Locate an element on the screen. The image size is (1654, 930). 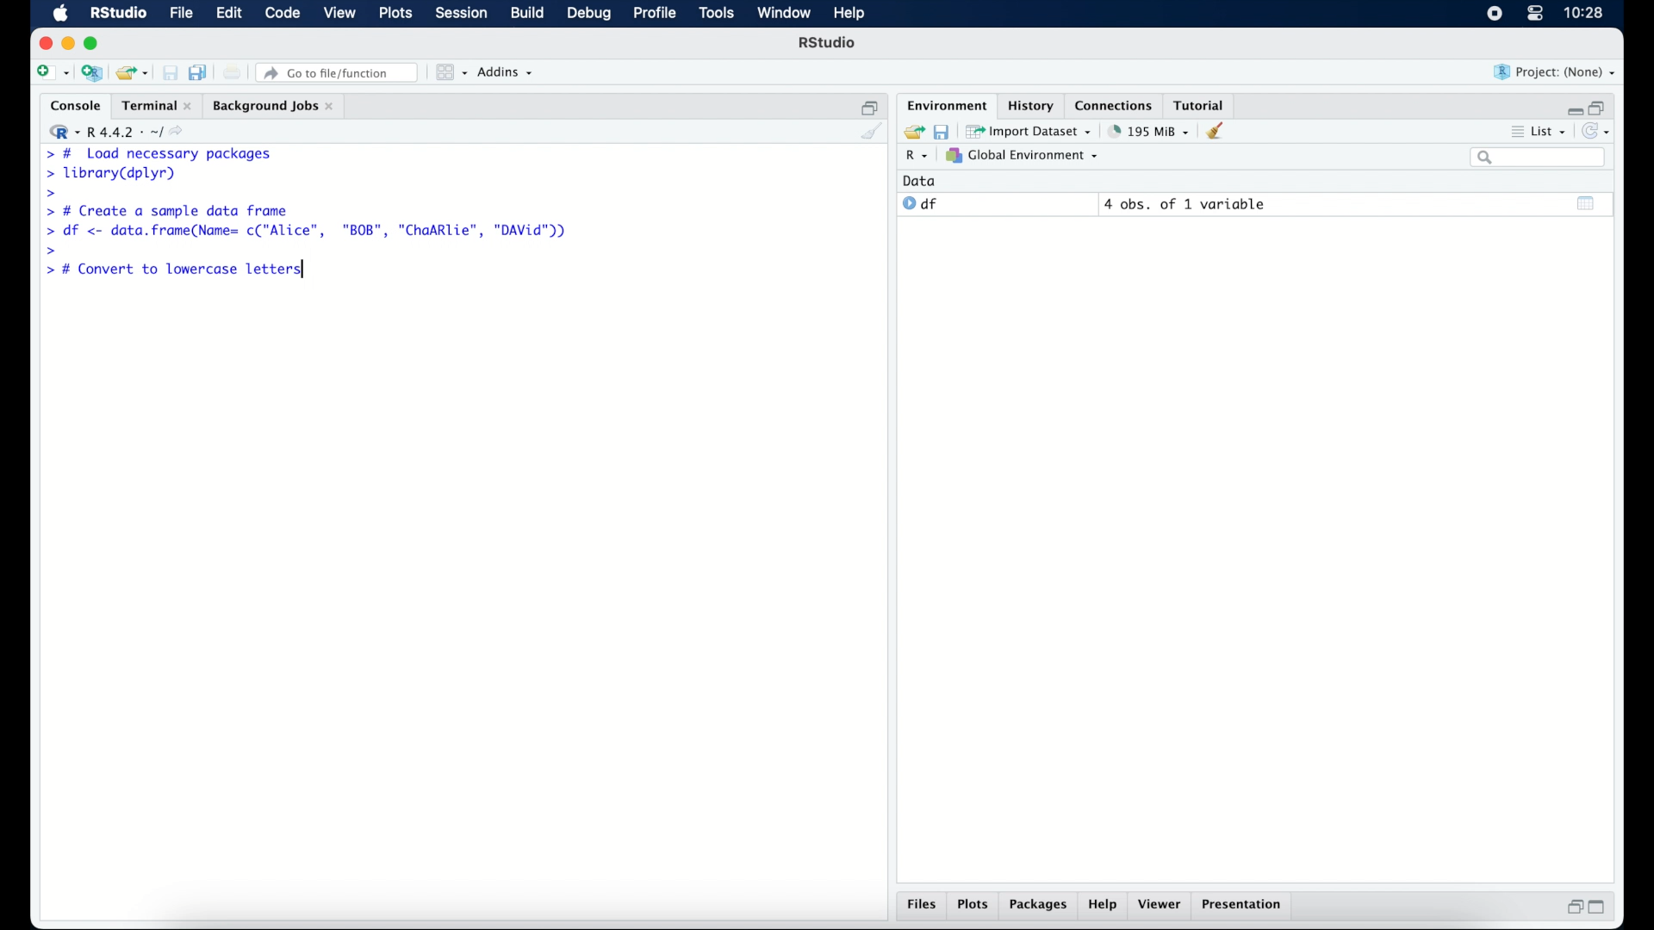
import dataset is located at coordinates (1030, 130).